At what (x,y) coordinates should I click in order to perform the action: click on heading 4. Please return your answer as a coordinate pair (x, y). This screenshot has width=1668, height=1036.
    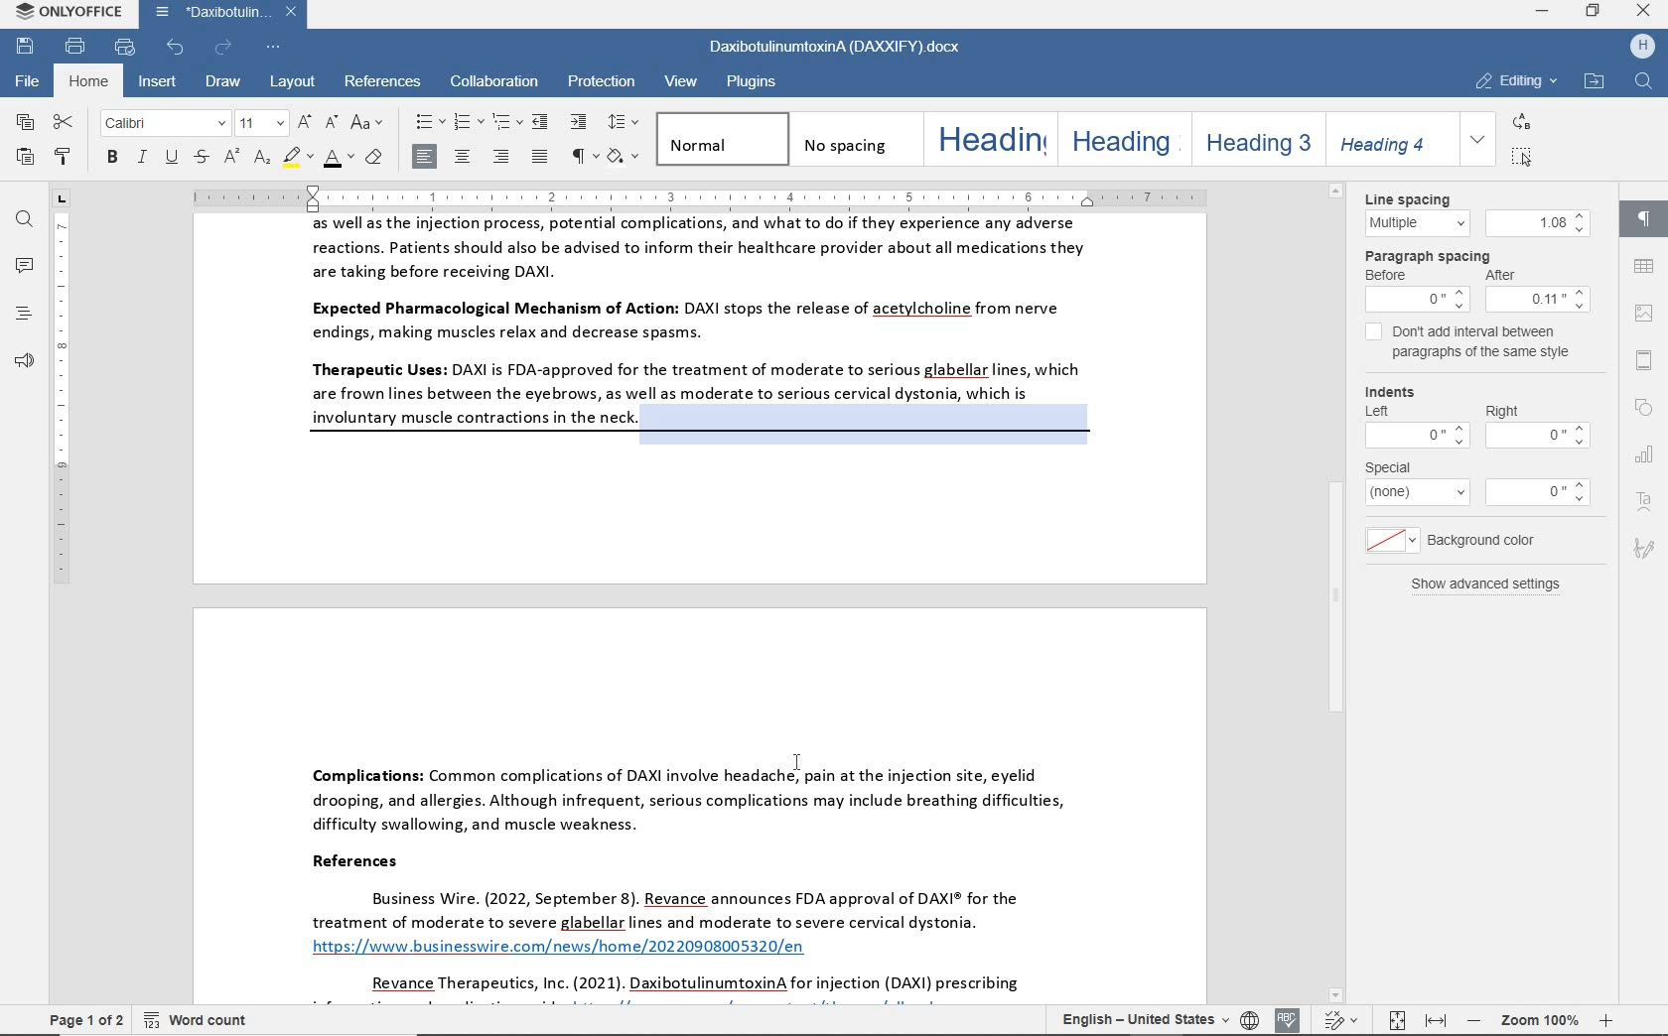
    Looking at the image, I should click on (1386, 138).